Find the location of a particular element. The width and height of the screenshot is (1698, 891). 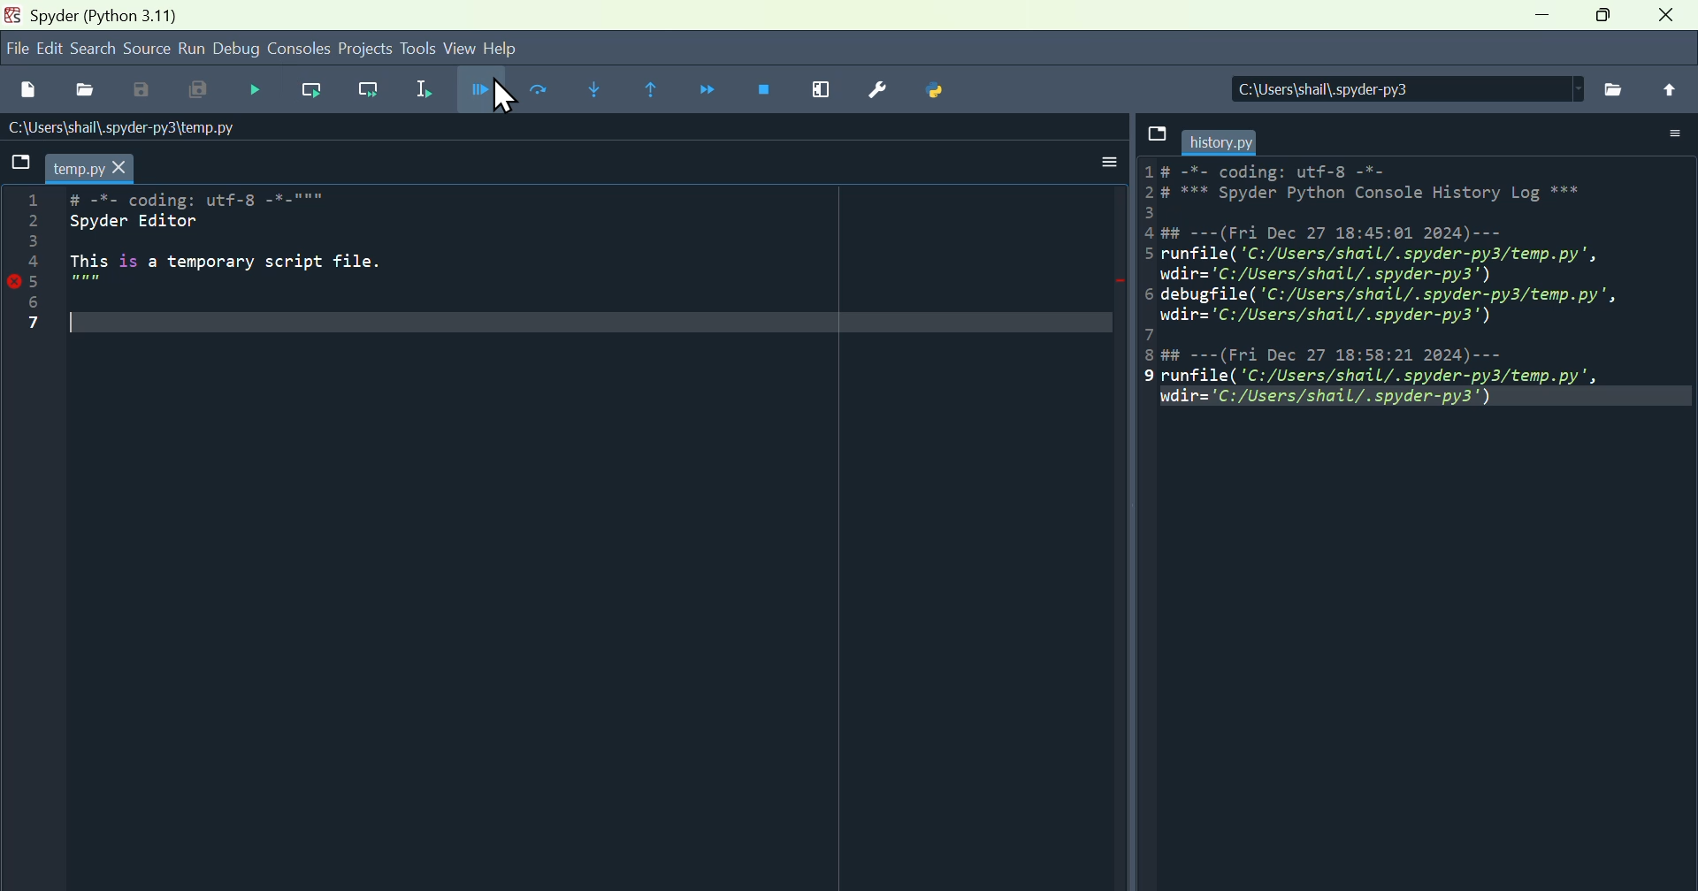

minimise is located at coordinates (1538, 16).